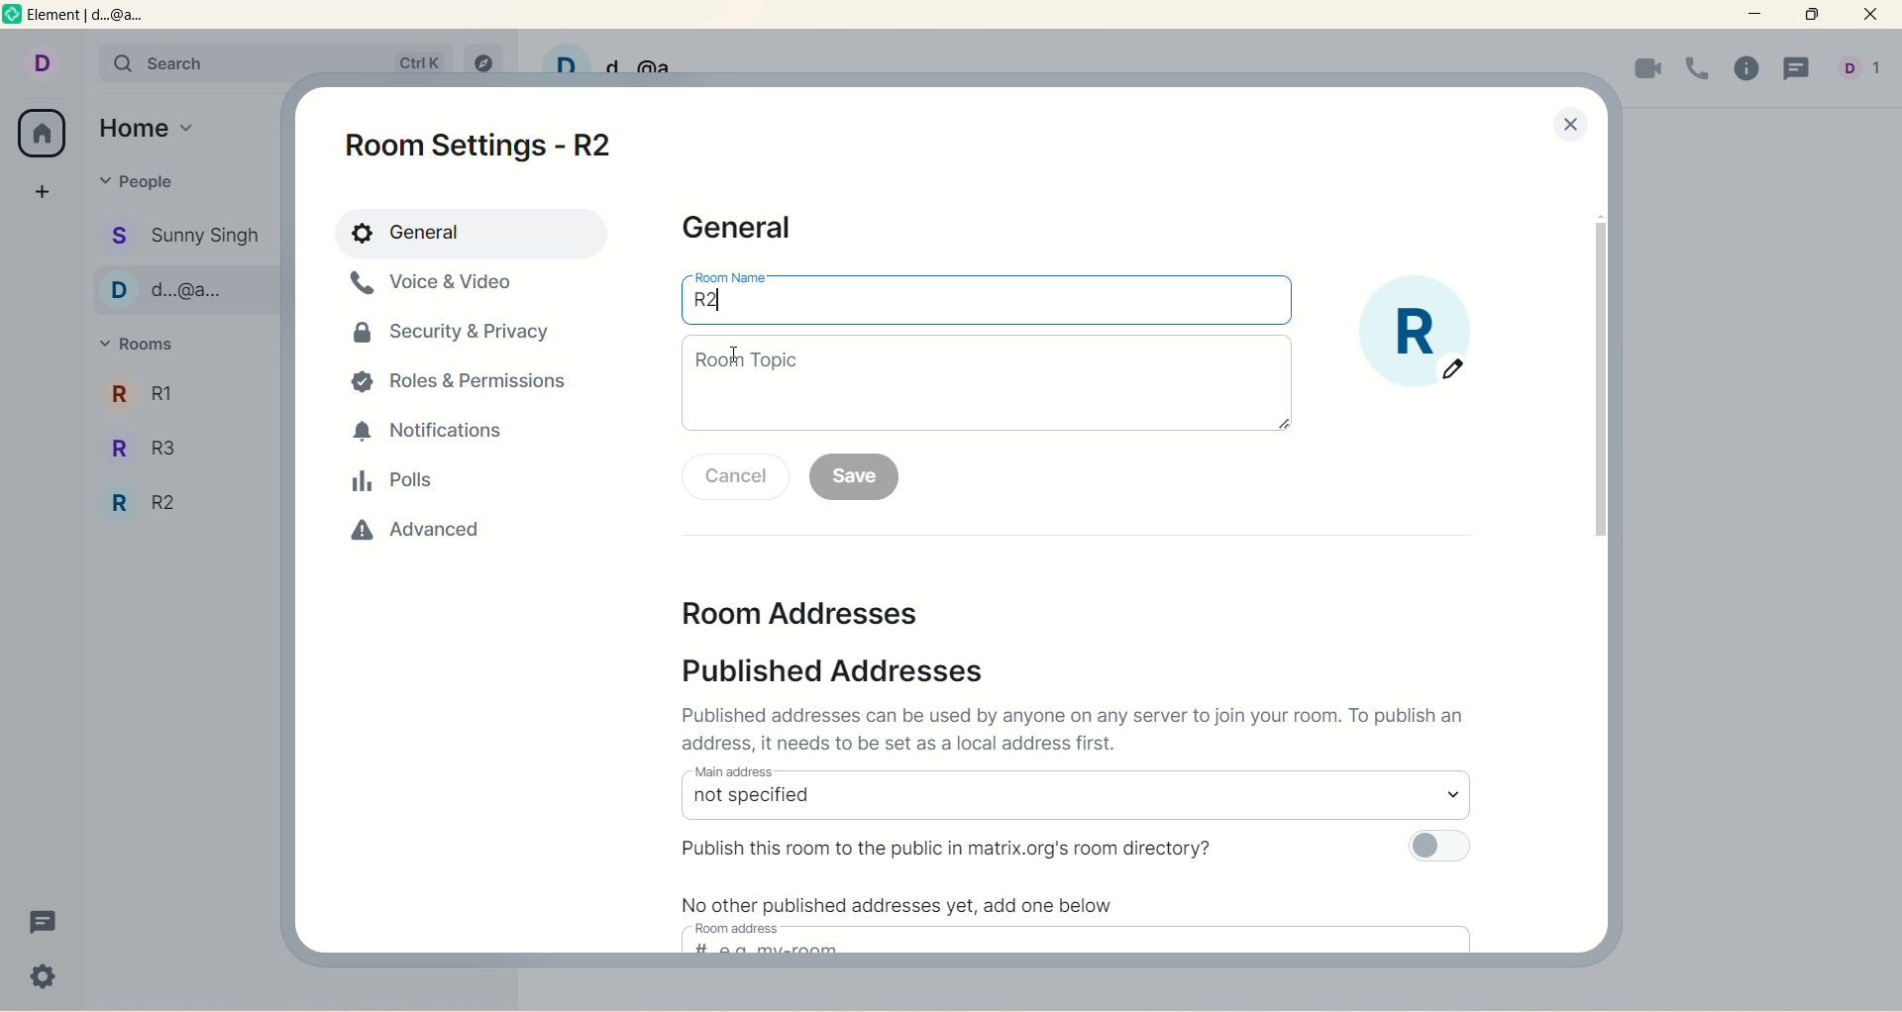  I want to click on minimize, so click(1758, 15).